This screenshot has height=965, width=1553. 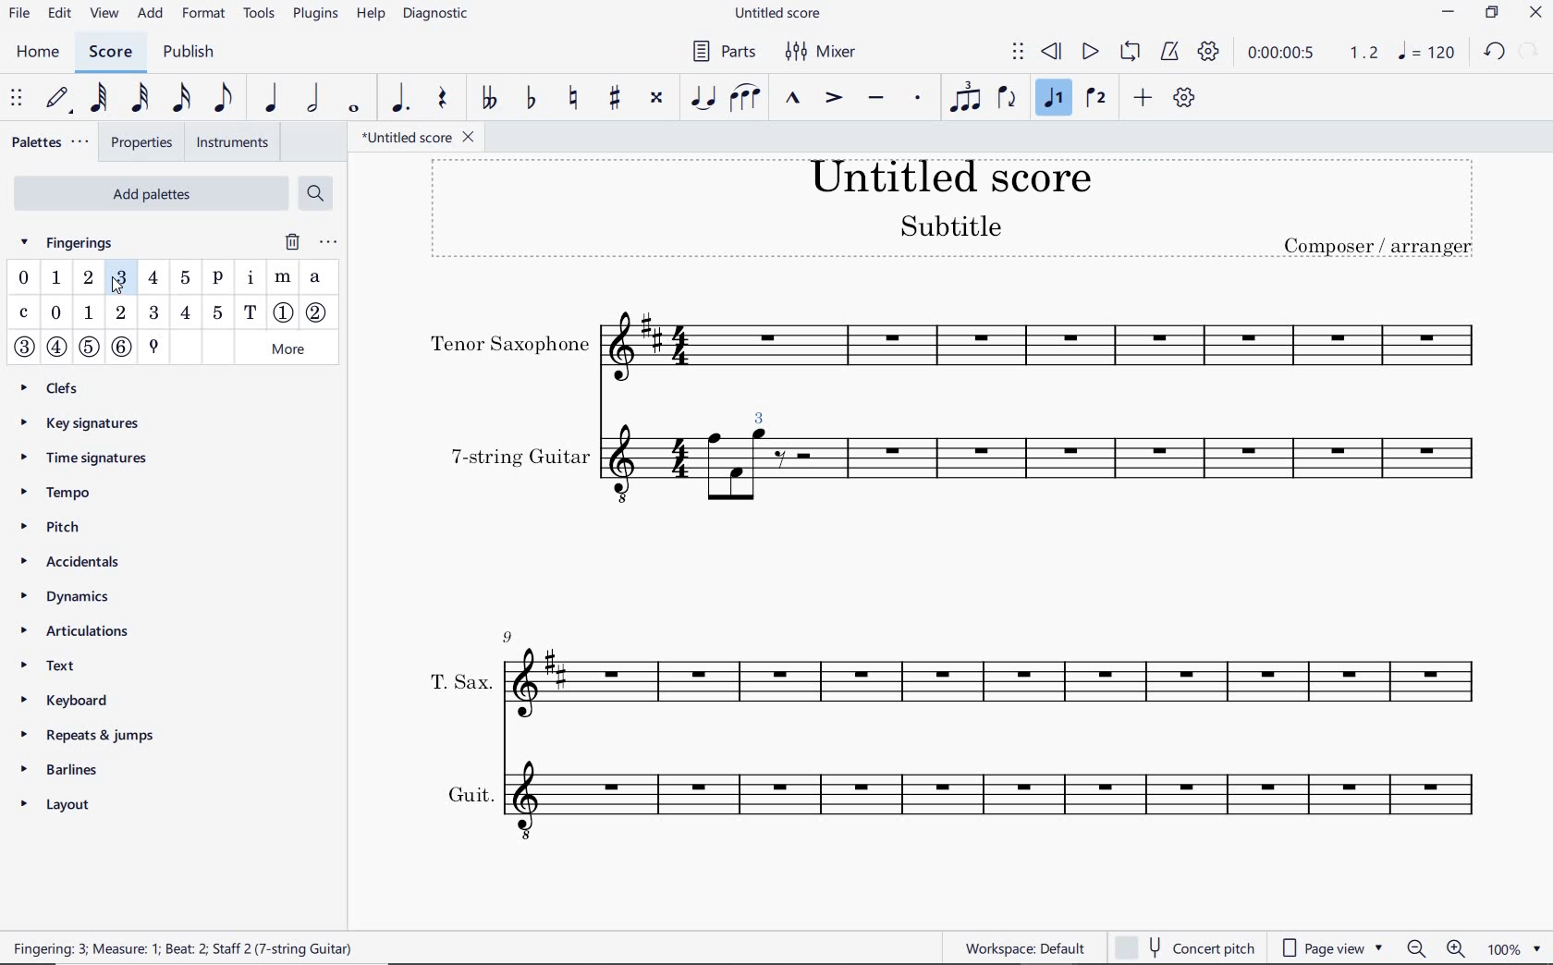 I want to click on HOME, so click(x=43, y=54).